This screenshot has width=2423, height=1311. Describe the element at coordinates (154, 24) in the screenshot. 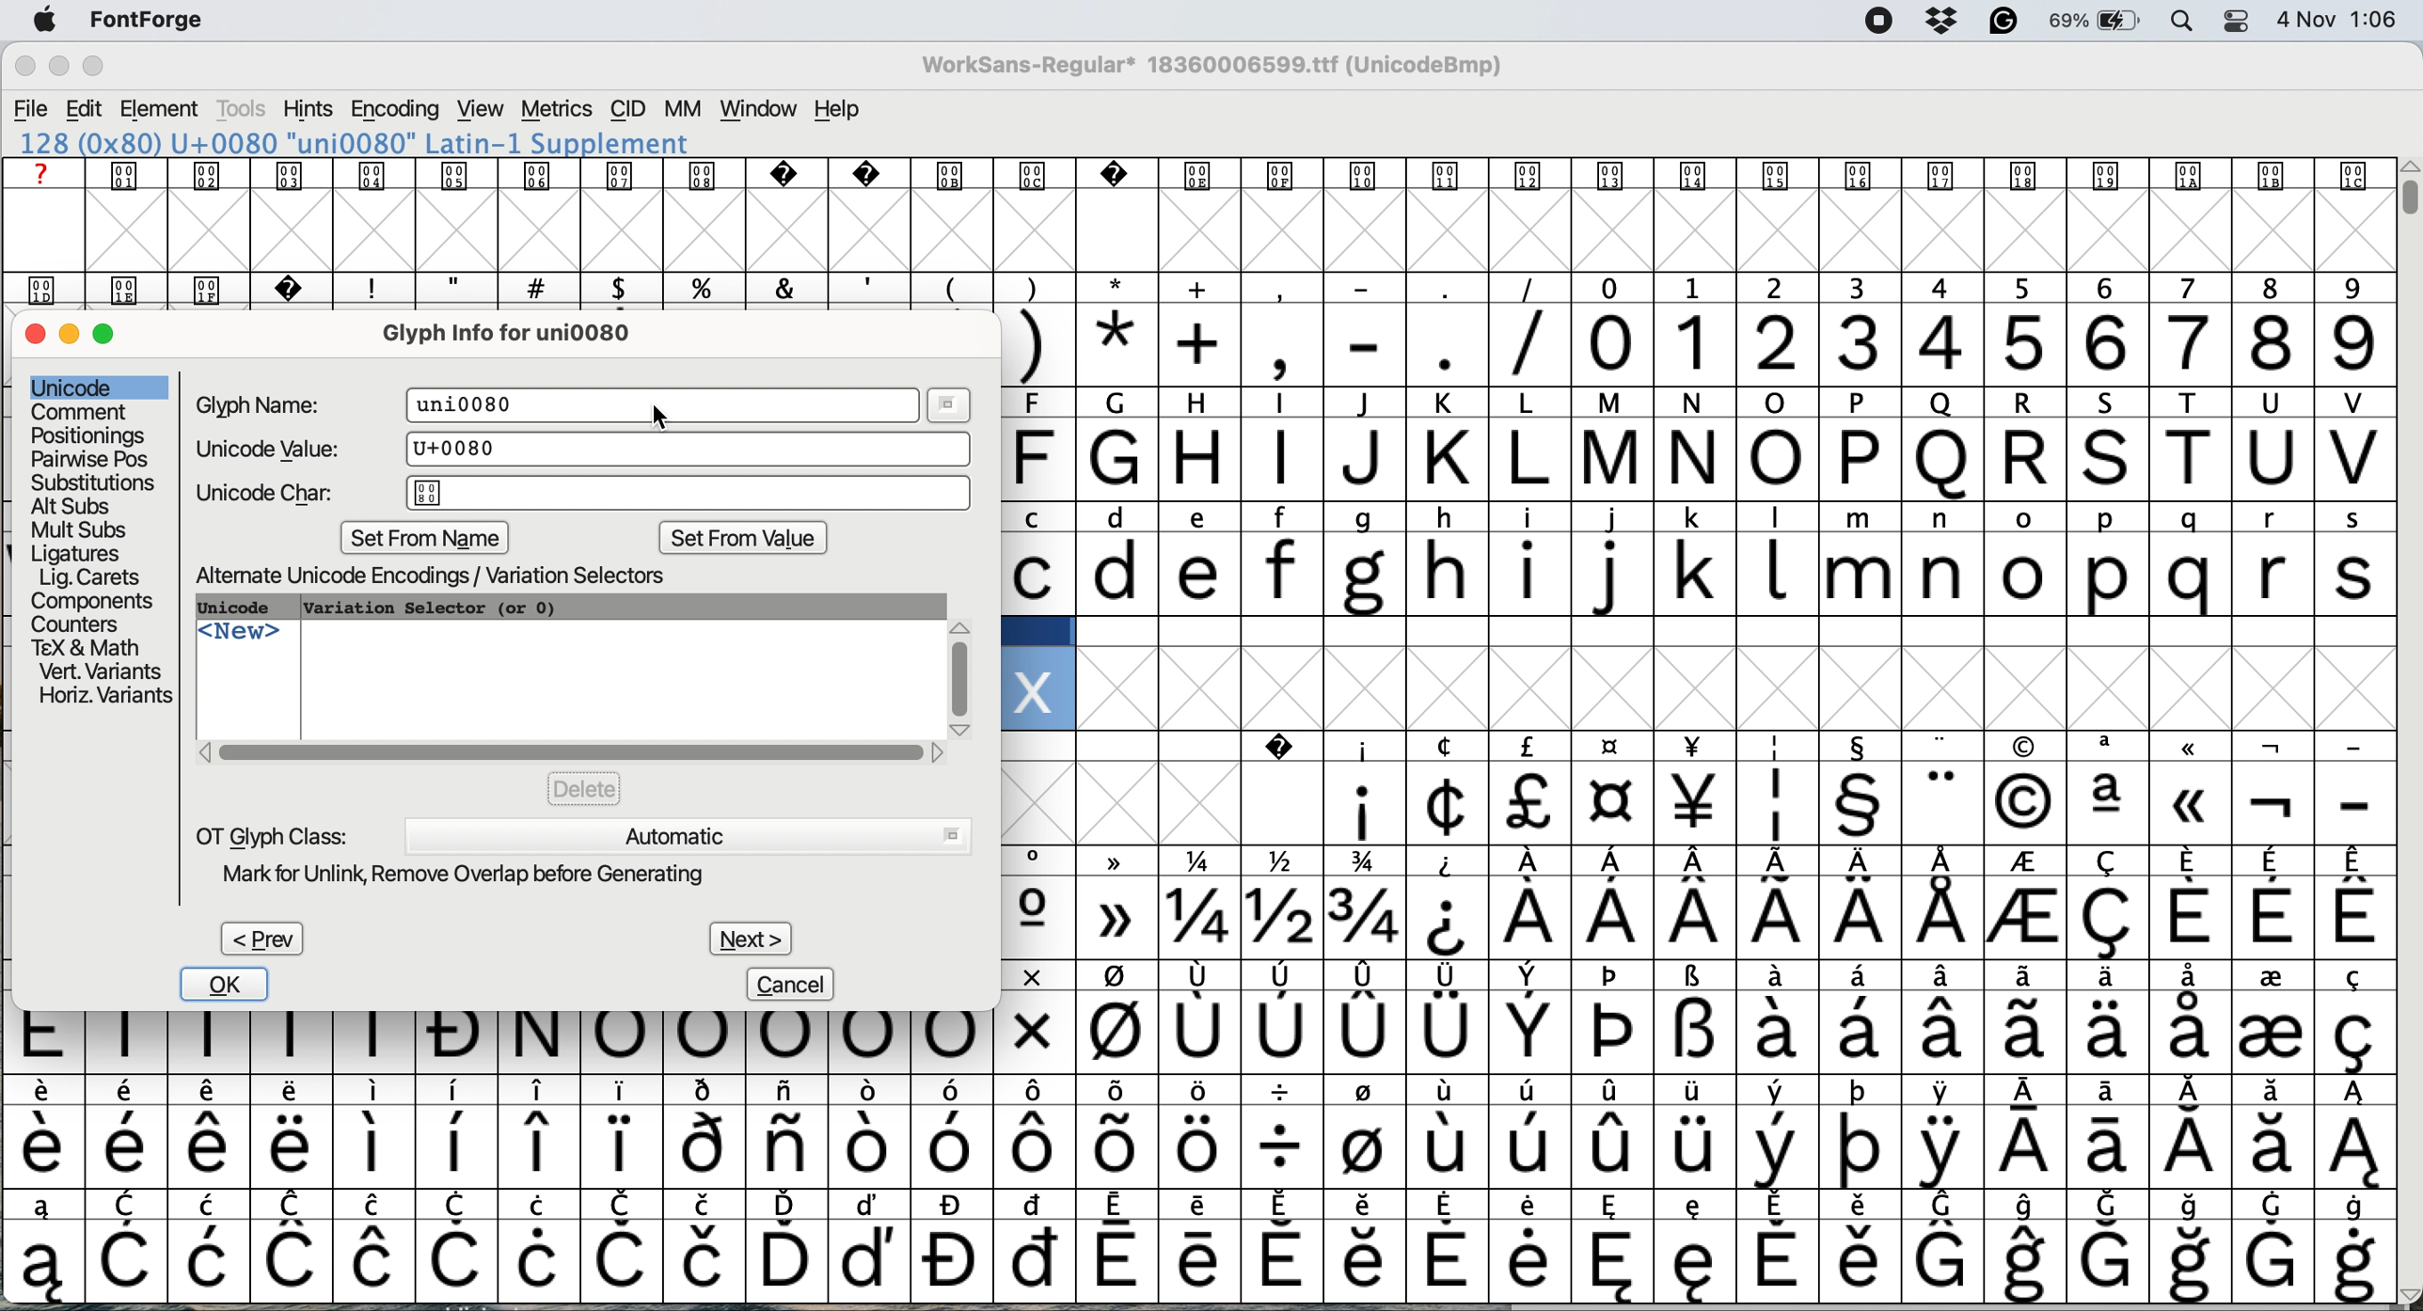

I see `fontforge` at that location.